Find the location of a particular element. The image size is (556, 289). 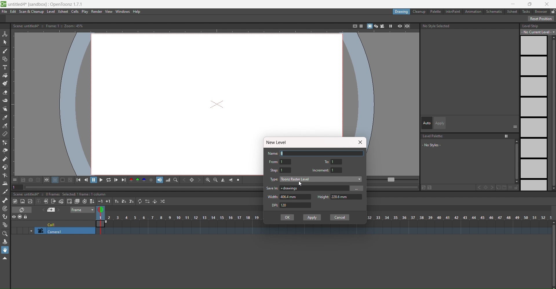

bender tool is located at coordinates (5, 175).